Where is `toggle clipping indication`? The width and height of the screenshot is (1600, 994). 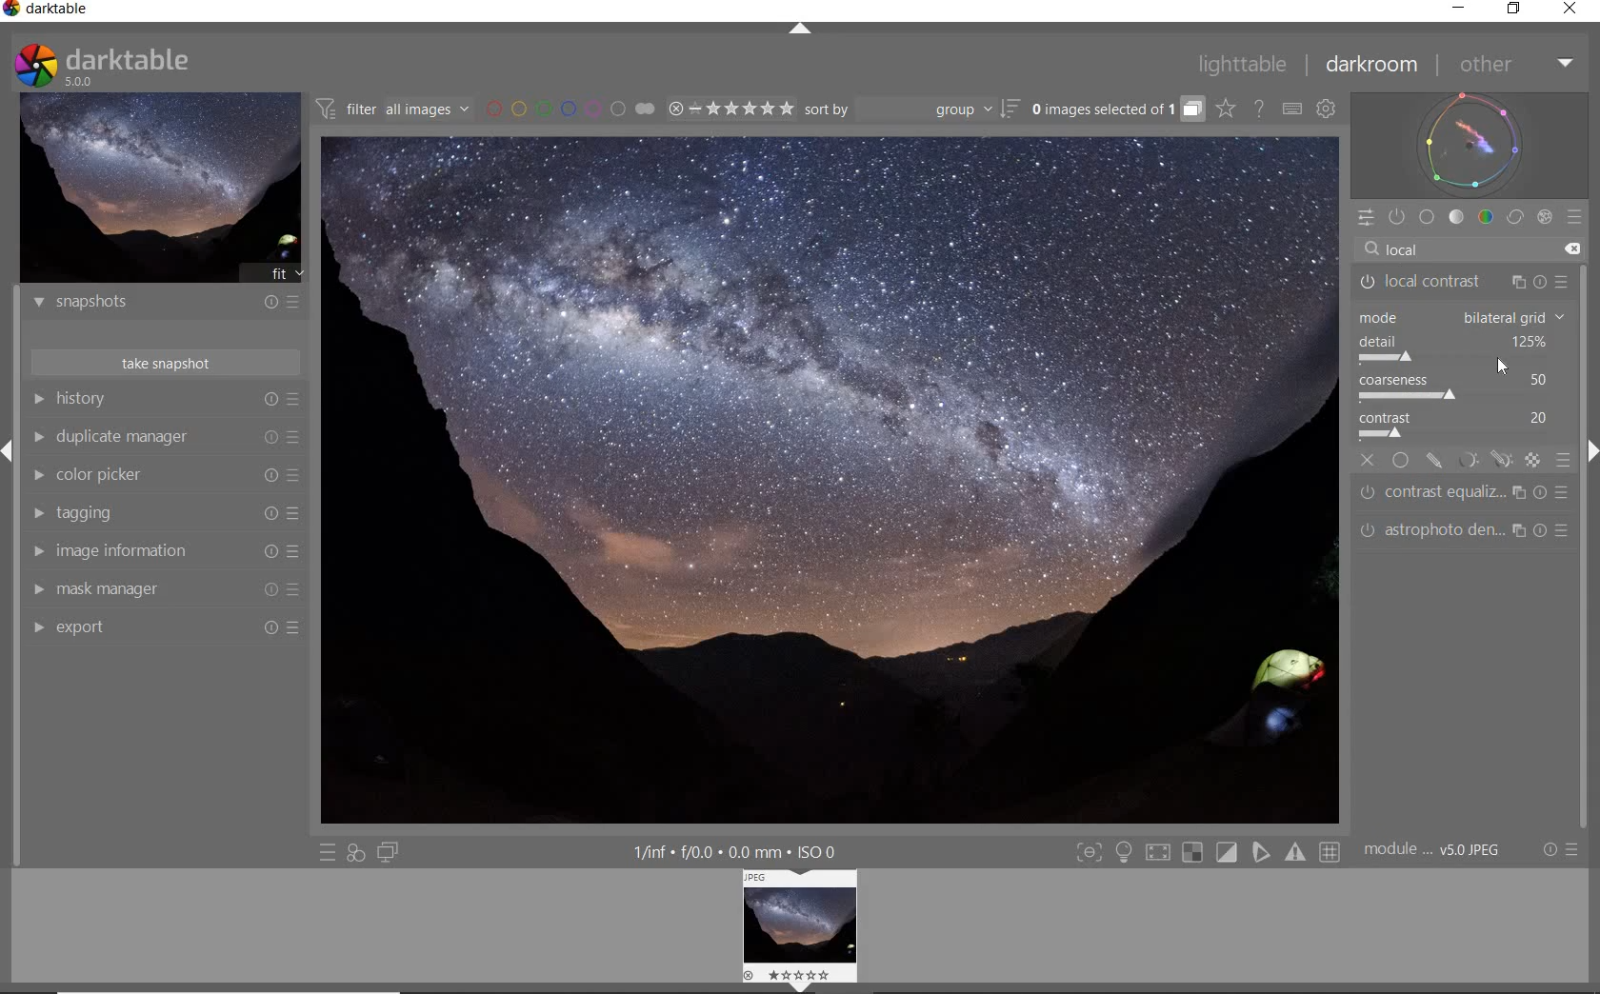
toggle clipping indication is located at coordinates (1230, 855).